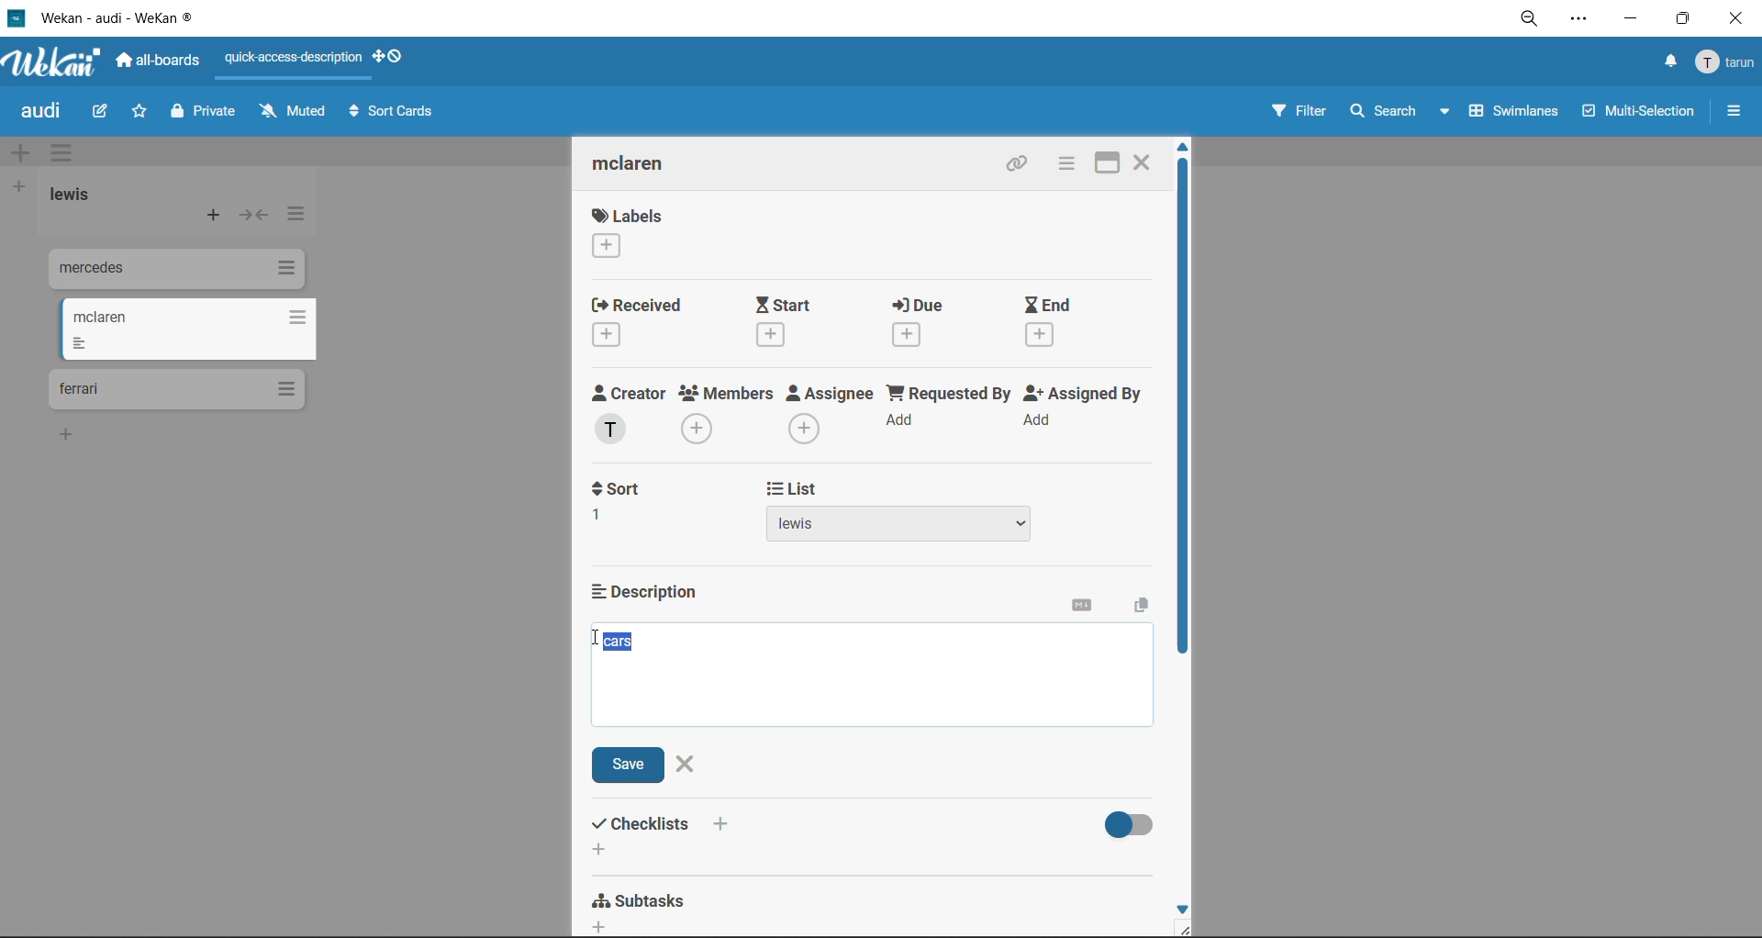 The height and width of the screenshot is (938, 1762). I want to click on labels, so click(629, 232).